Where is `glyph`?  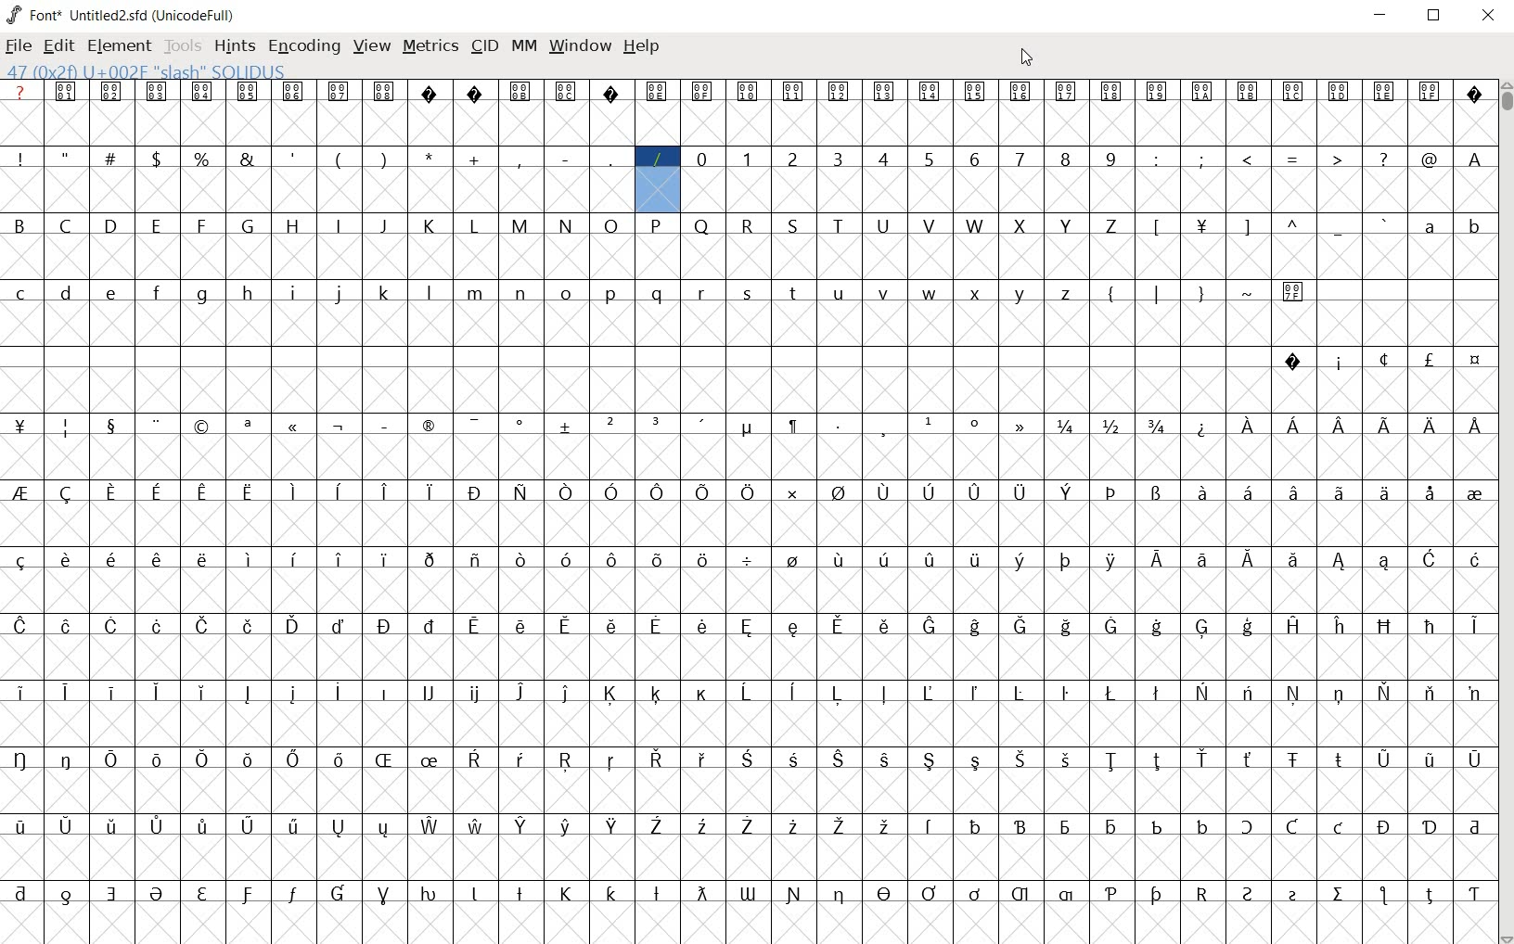 glyph is located at coordinates (837, 694).